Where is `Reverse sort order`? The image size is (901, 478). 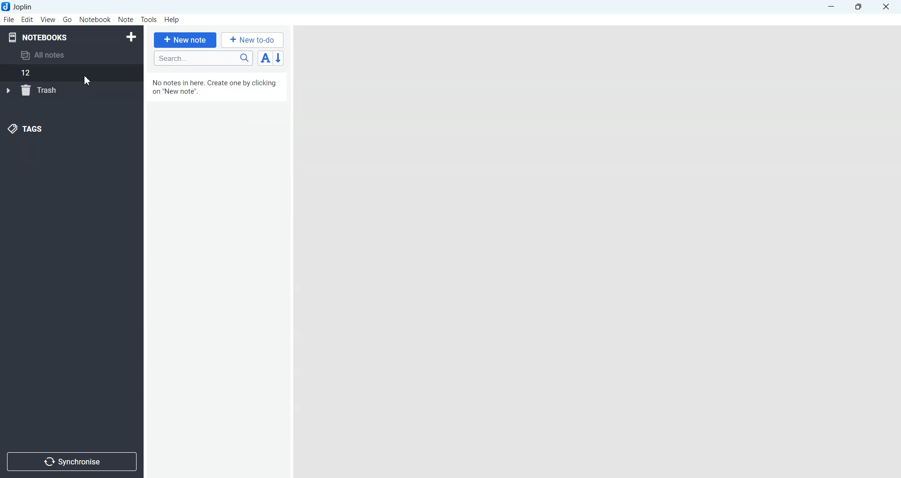
Reverse sort order is located at coordinates (280, 58).